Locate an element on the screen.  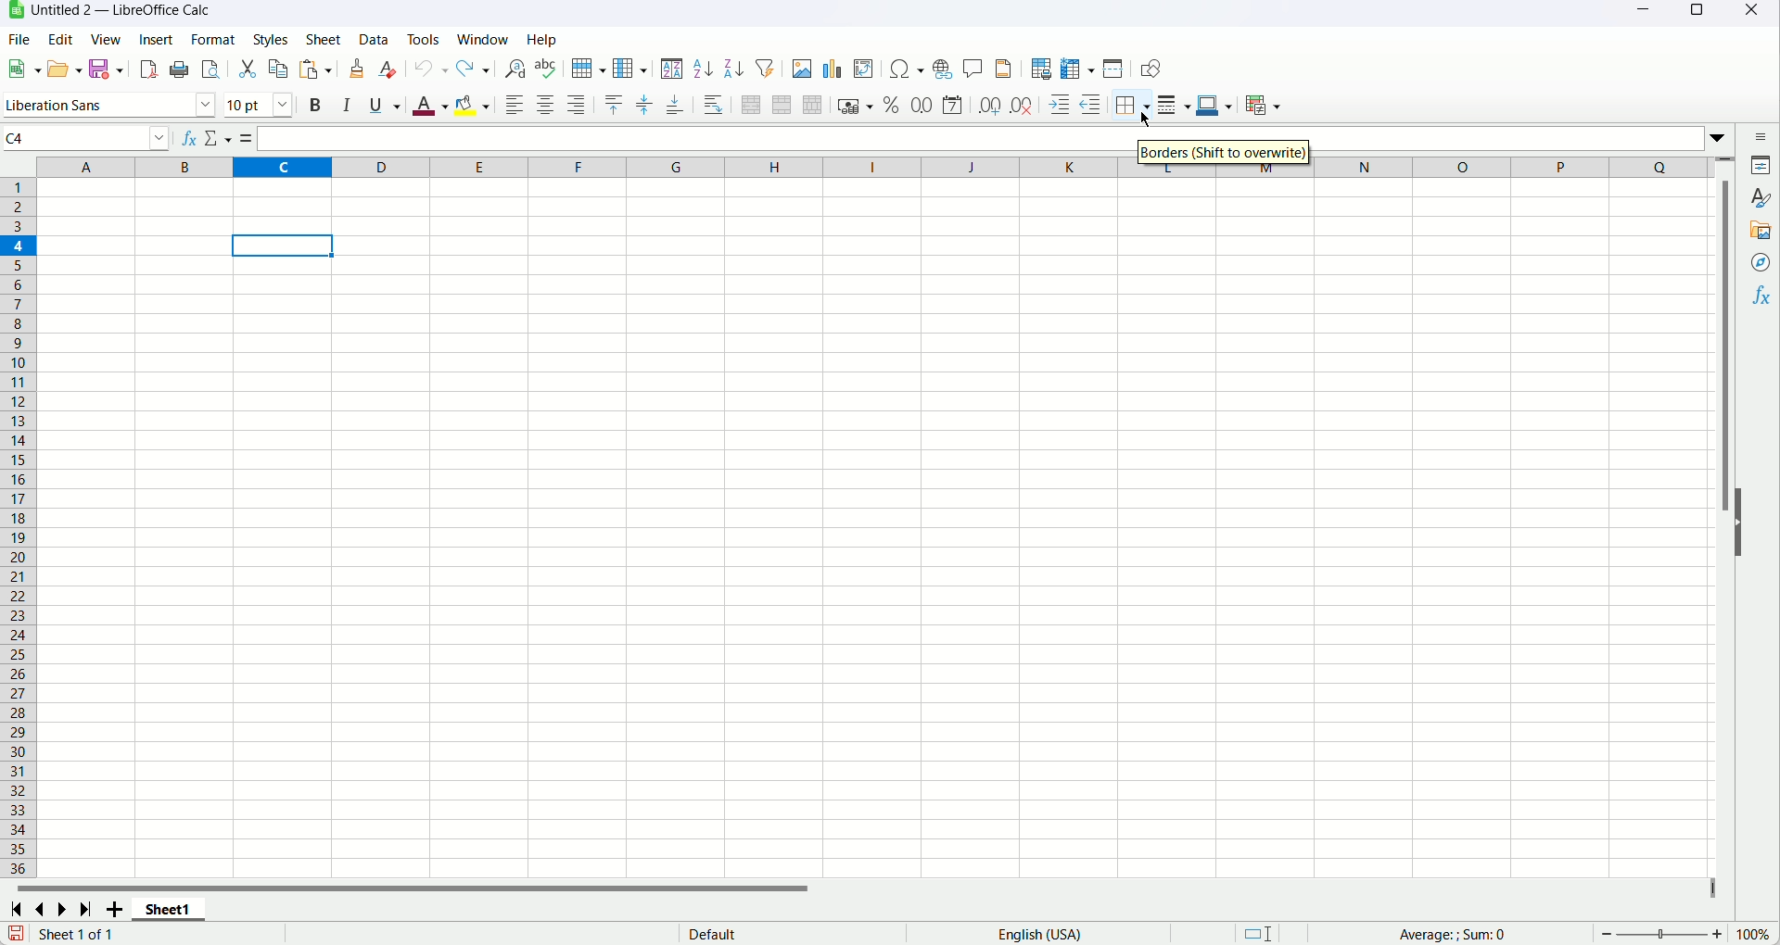
Align bottom is located at coordinates (676, 105).